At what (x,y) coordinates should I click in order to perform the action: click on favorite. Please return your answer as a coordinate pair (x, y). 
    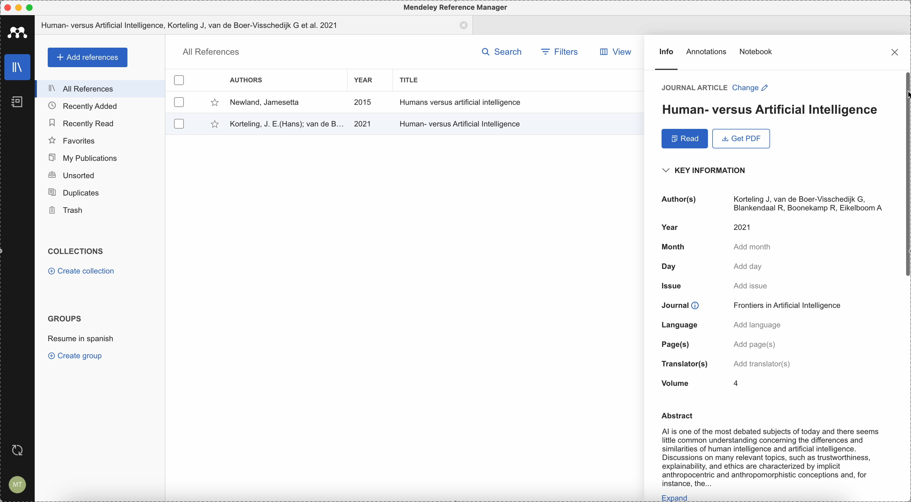
    Looking at the image, I should click on (210, 125).